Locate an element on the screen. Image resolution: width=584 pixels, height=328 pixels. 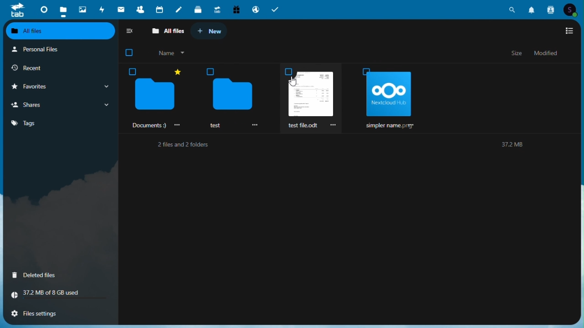
tab is located at coordinates (16, 10).